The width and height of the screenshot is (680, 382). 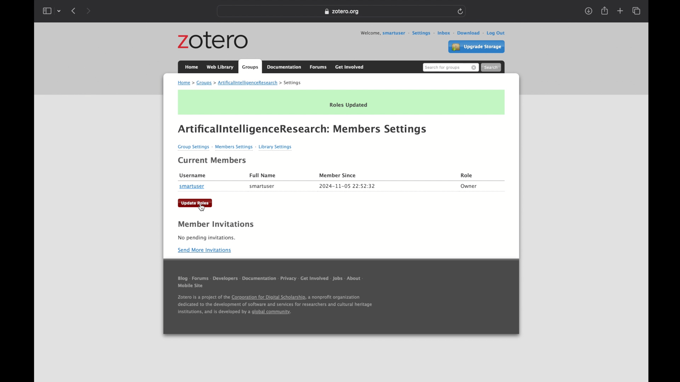 I want to click on about, so click(x=356, y=280).